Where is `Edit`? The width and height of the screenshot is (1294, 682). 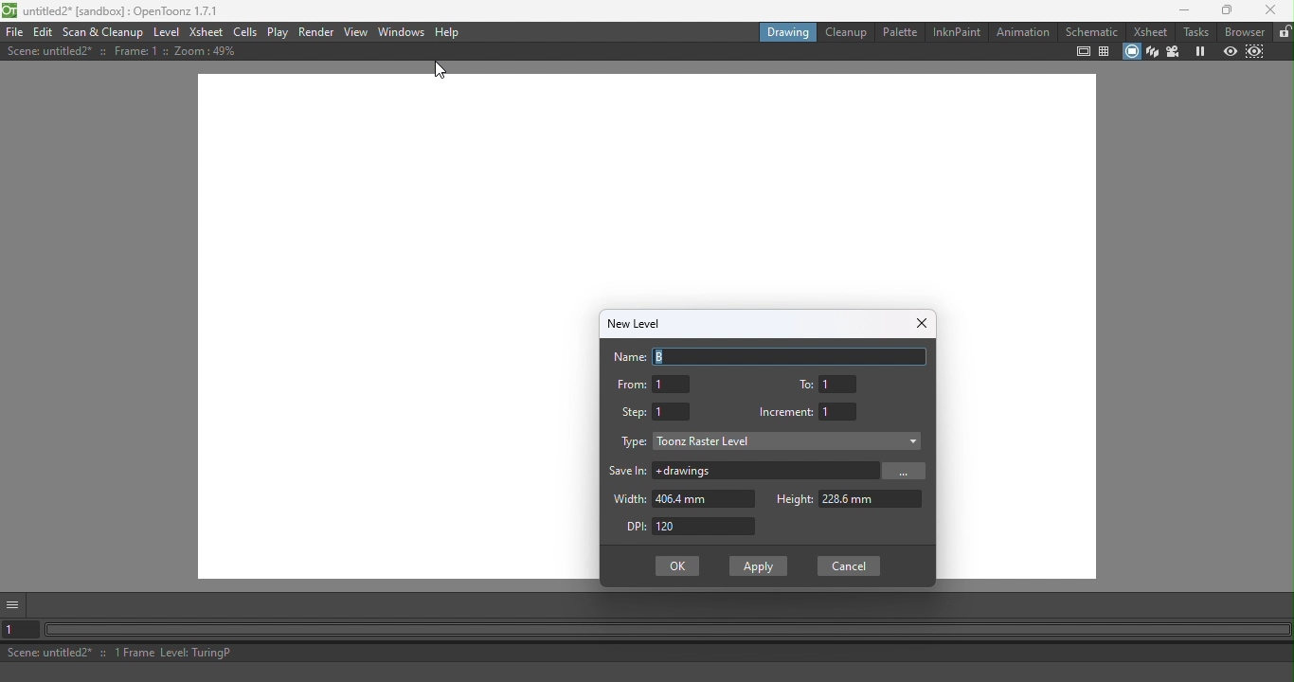 Edit is located at coordinates (45, 31).